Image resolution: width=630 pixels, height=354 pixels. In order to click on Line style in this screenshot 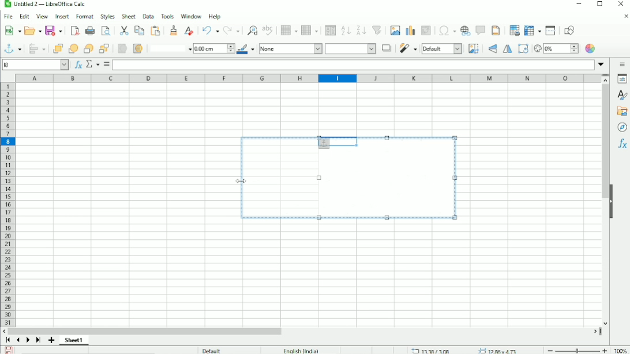, I will do `click(169, 48)`.